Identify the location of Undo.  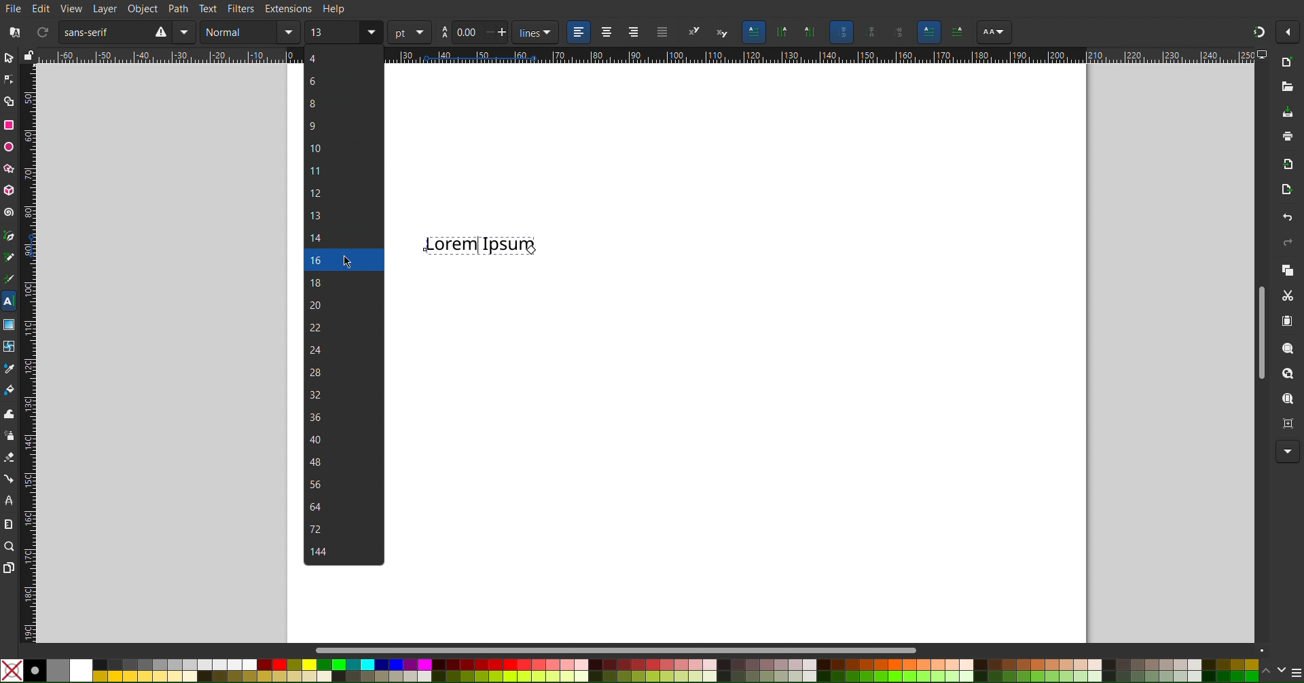
(1288, 218).